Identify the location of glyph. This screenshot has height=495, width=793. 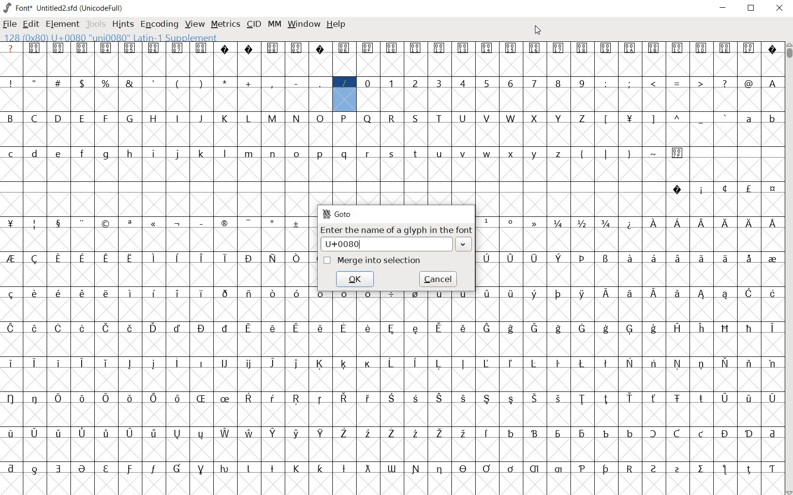
(487, 118).